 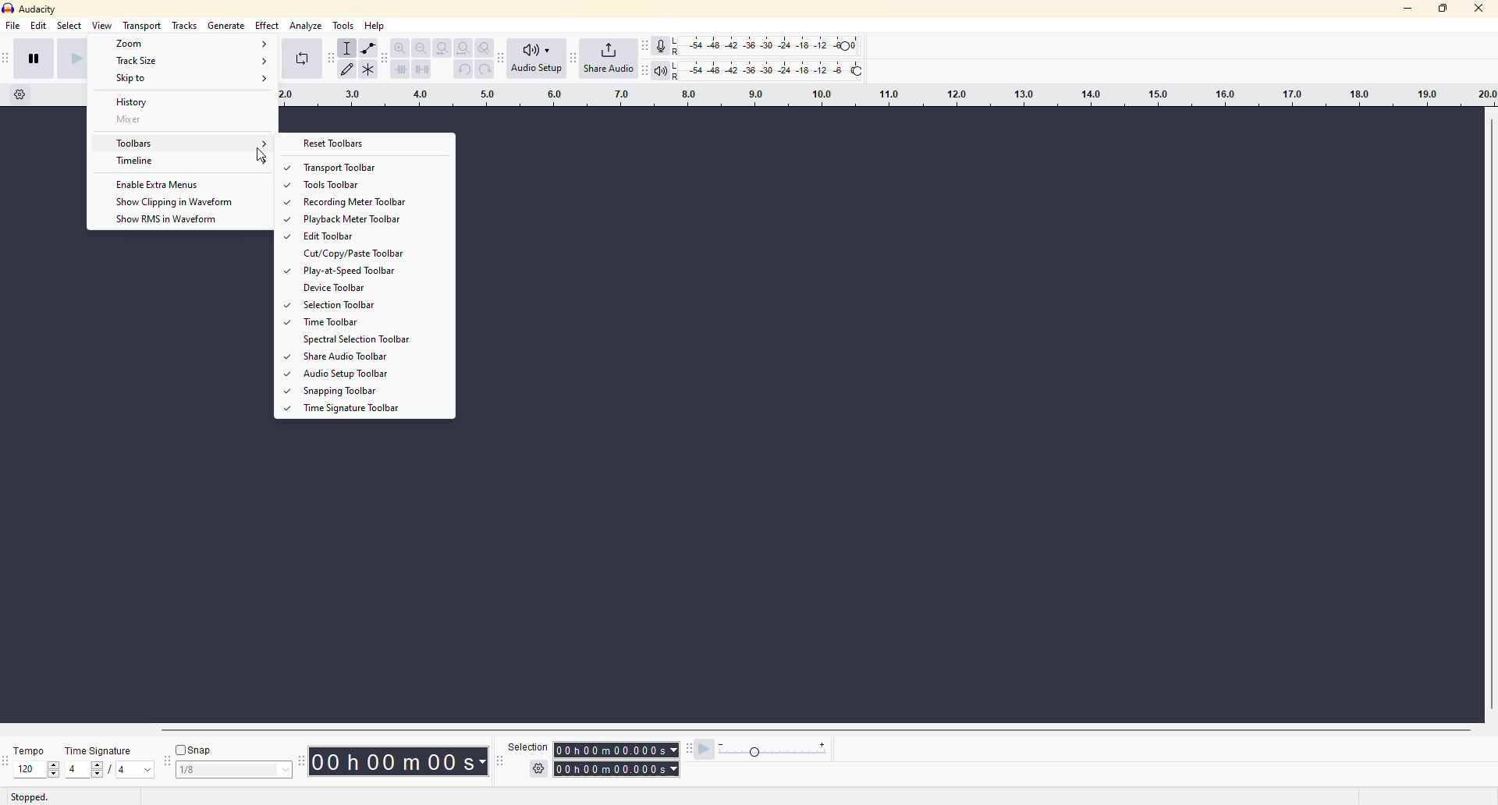 I want to click on time, so click(x=400, y=760).